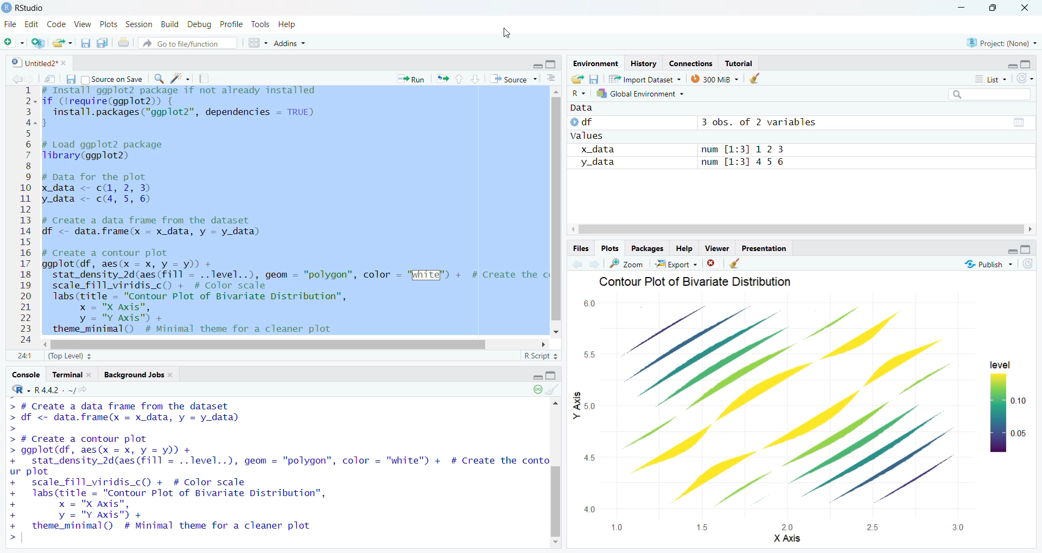  Describe the element at coordinates (556, 210) in the screenshot. I see `vertical scroll bar` at that location.